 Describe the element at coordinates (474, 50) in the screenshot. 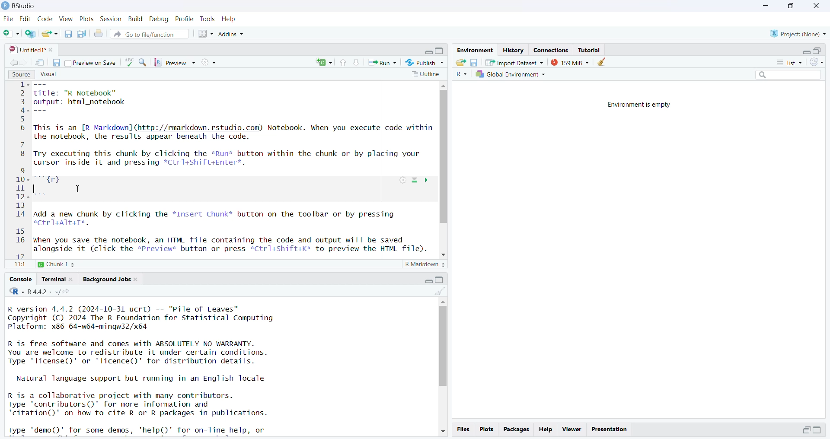

I see `environment` at that location.